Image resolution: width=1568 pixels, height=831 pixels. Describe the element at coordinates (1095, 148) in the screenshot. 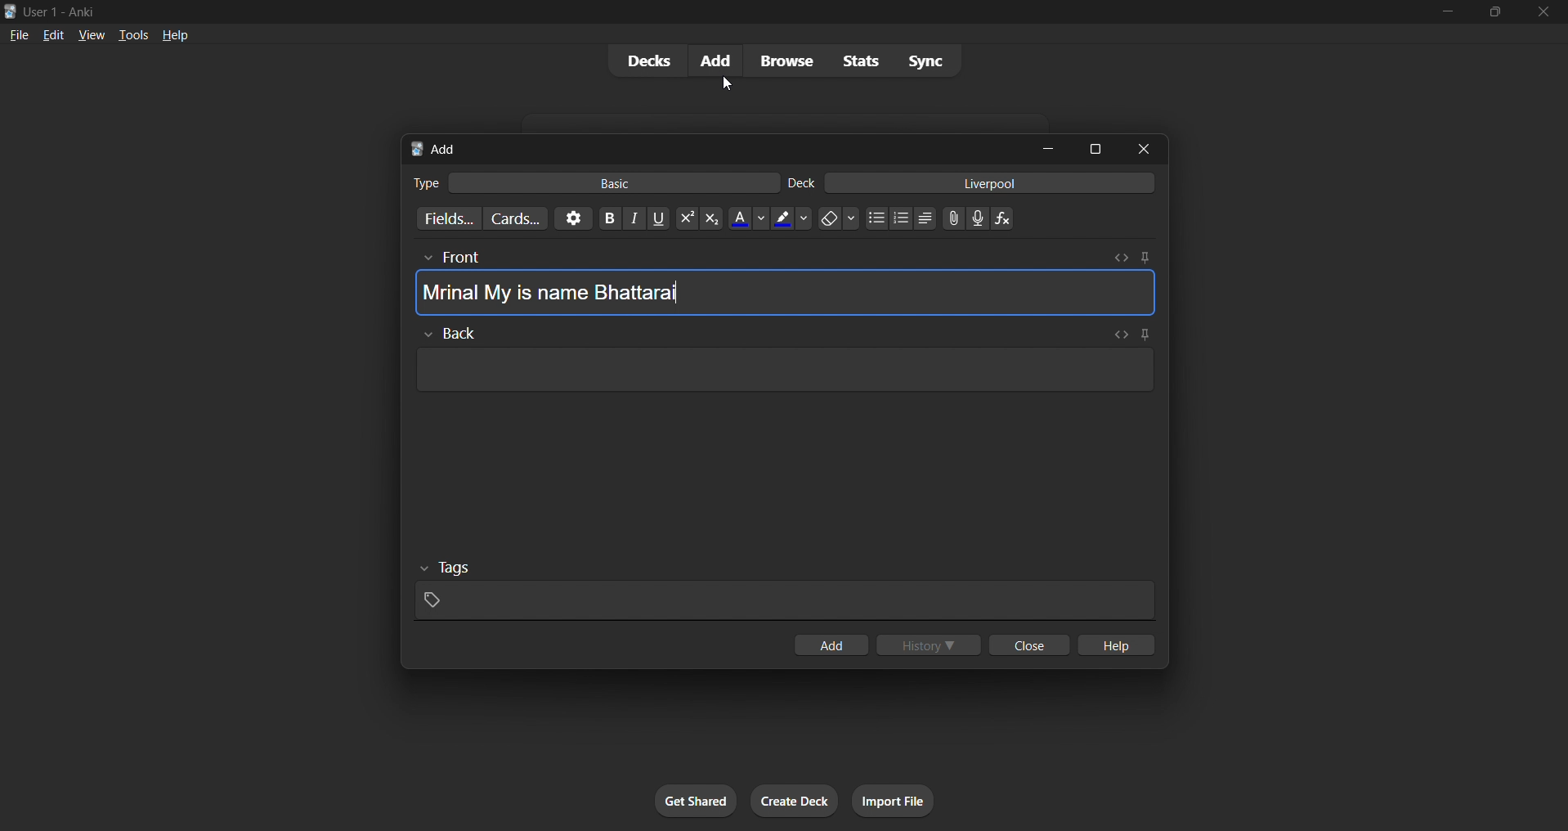

I see `maximize` at that location.